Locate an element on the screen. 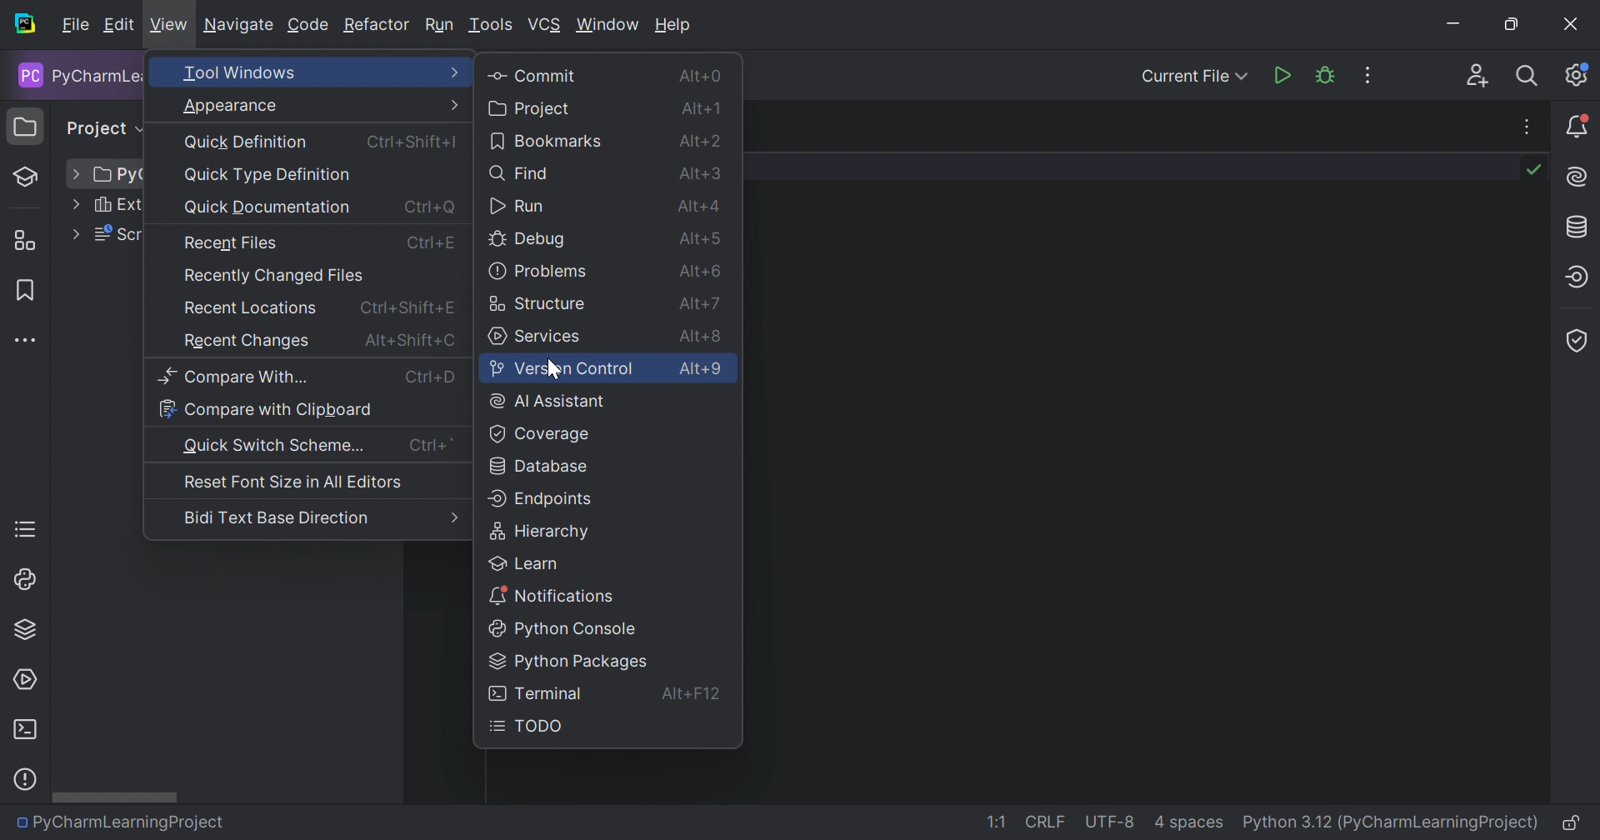 This screenshot has height=840, width=1600. Recent Files is located at coordinates (232, 243).